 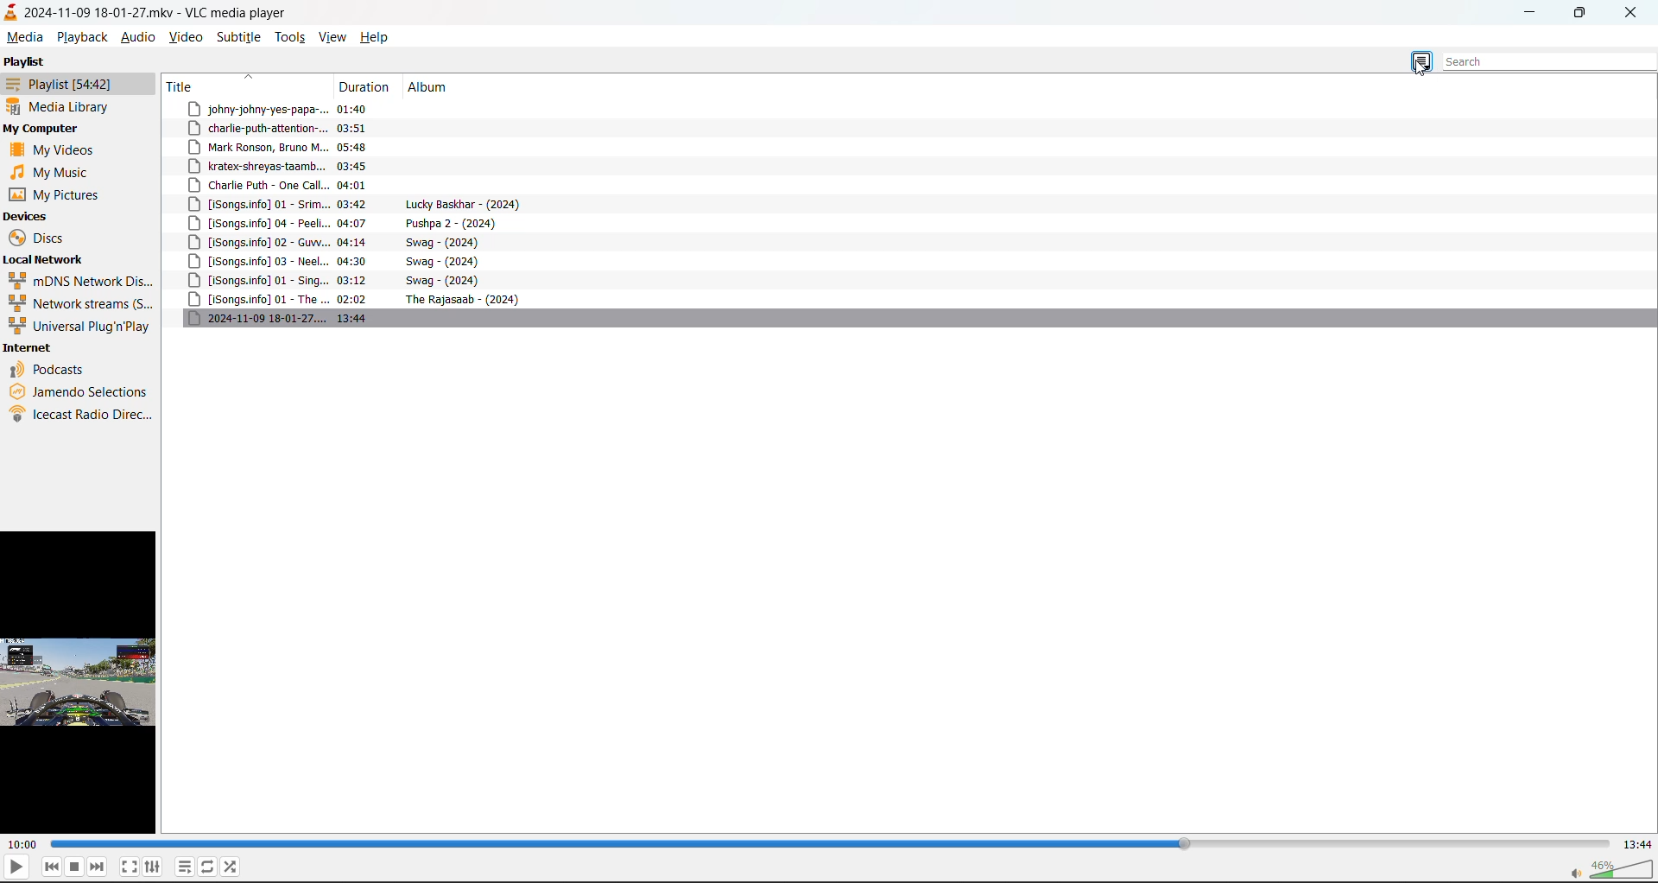 I want to click on playlist, so click(x=29, y=61).